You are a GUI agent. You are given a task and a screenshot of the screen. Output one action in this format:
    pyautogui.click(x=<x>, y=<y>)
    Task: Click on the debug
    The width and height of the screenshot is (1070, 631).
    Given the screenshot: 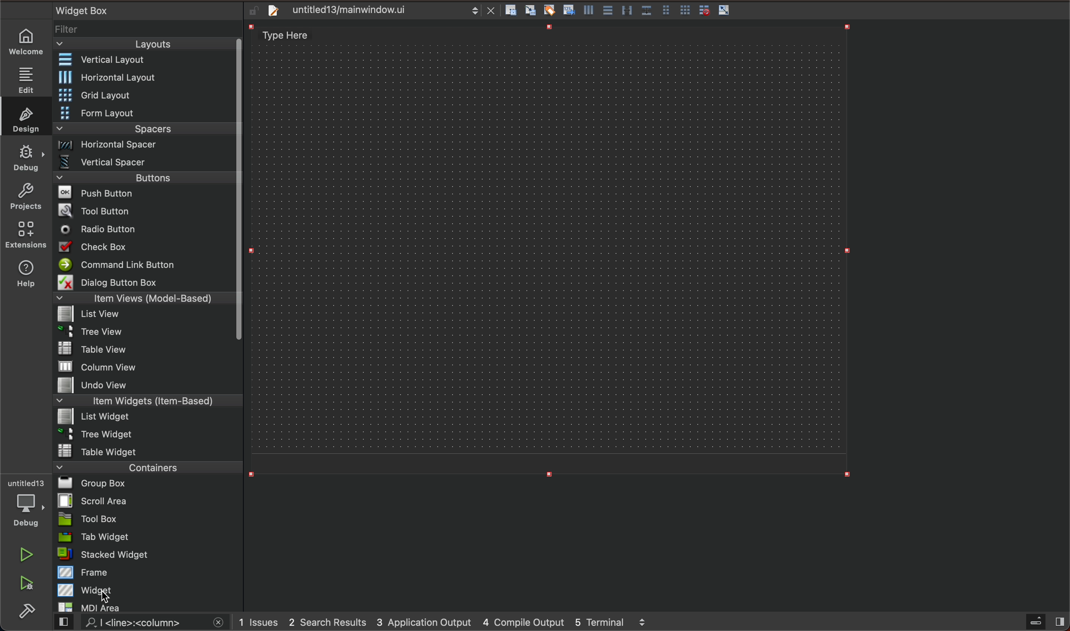 What is the action you would take?
    pyautogui.click(x=24, y=504)
    